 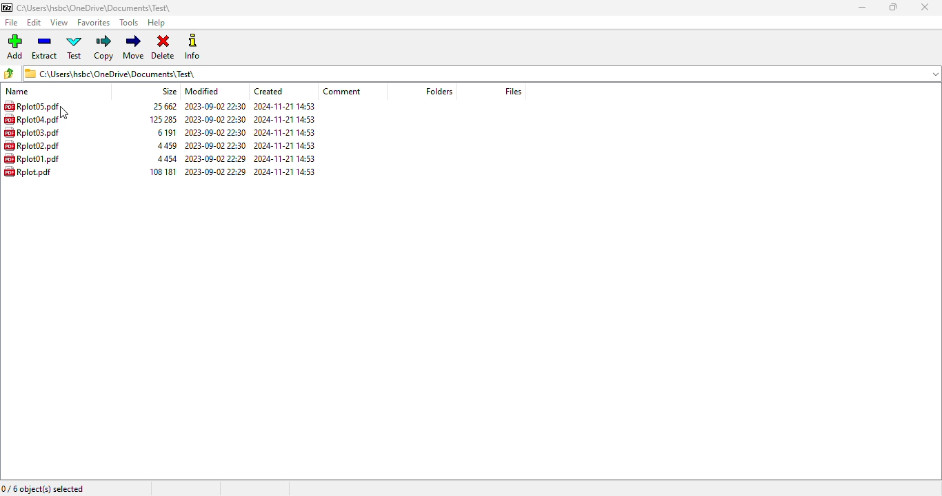 I want to click on browse folders, so click(x=10, y=73).